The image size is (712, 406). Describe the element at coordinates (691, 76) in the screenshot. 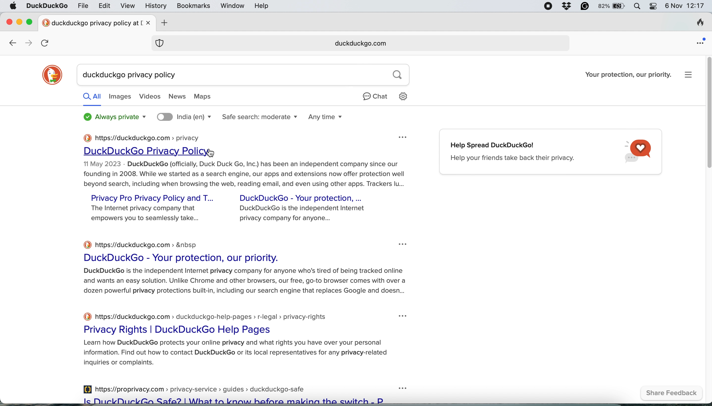

I see `more options` at that location.